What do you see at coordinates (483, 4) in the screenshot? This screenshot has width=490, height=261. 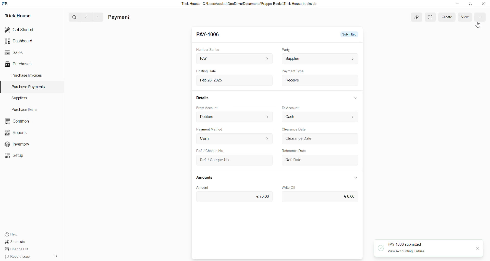 I see `close` at bounding box center [483, 4].